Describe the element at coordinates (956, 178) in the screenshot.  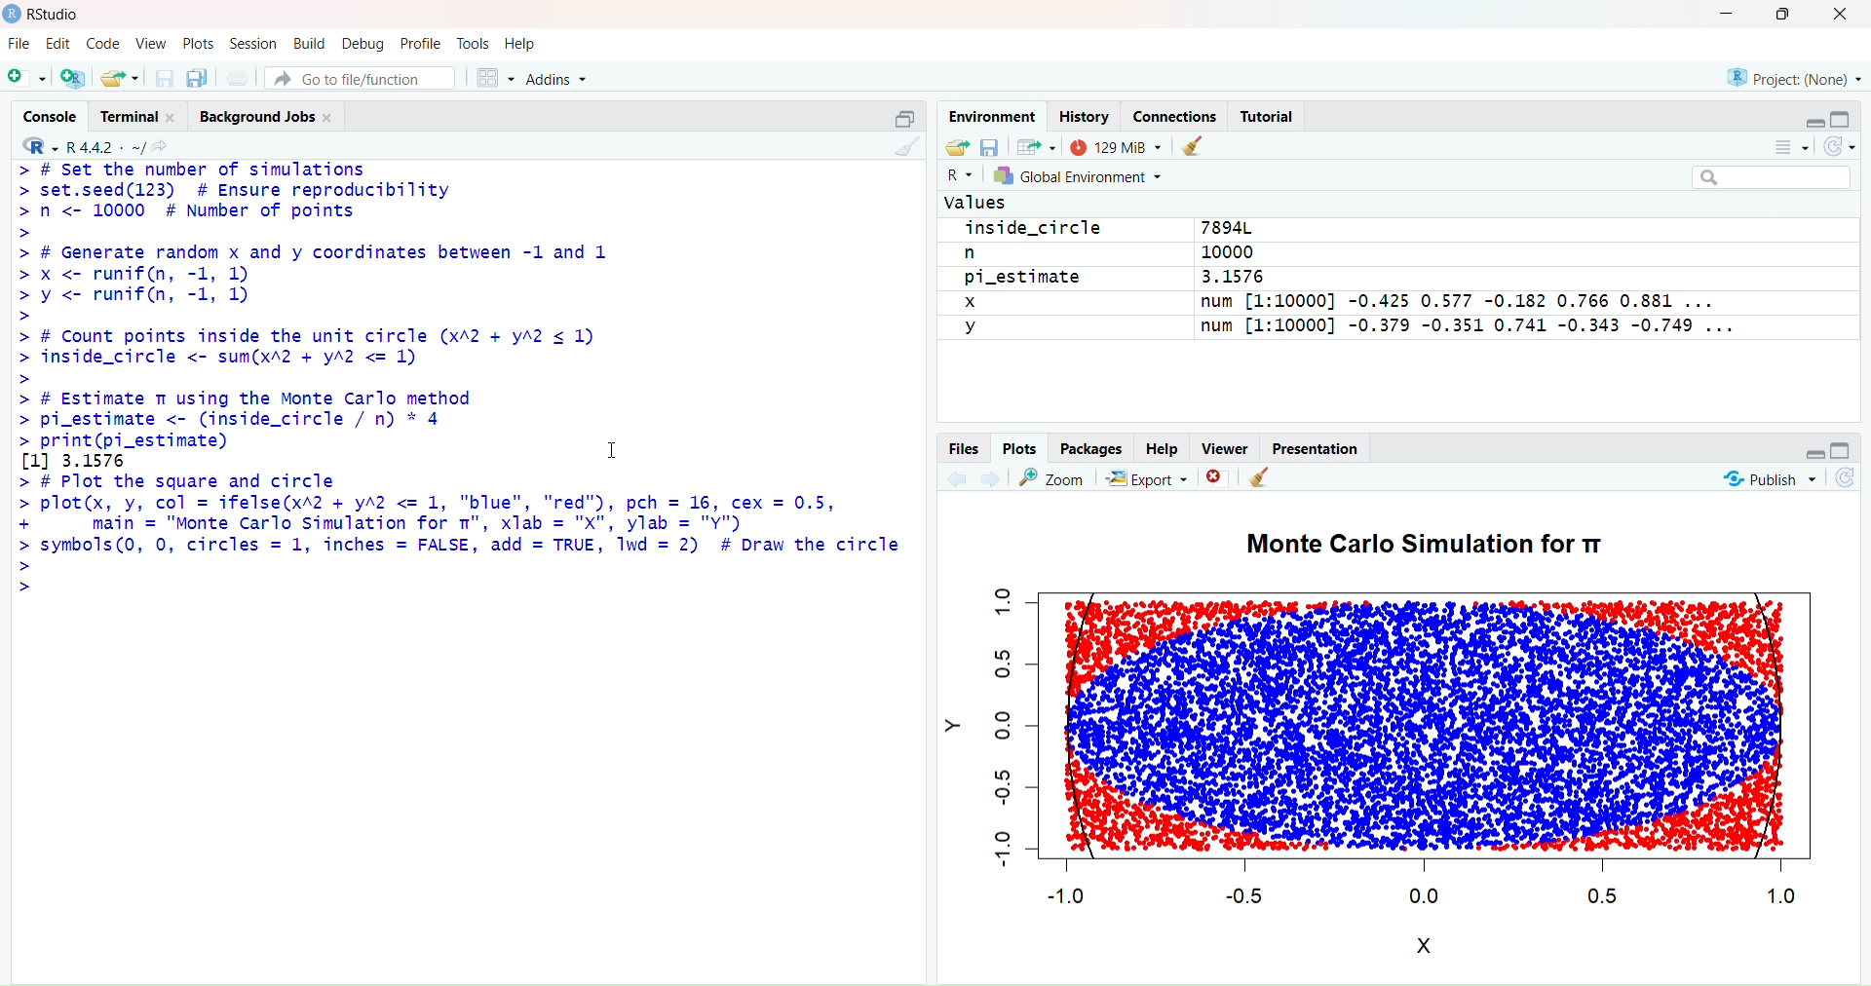
I see `R` at that location.